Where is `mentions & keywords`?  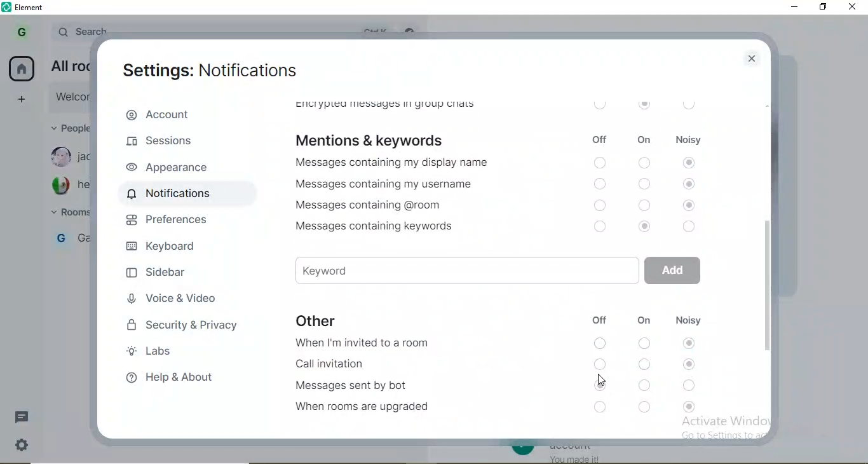
mentions & keywords is located at coordinates (369, 137).